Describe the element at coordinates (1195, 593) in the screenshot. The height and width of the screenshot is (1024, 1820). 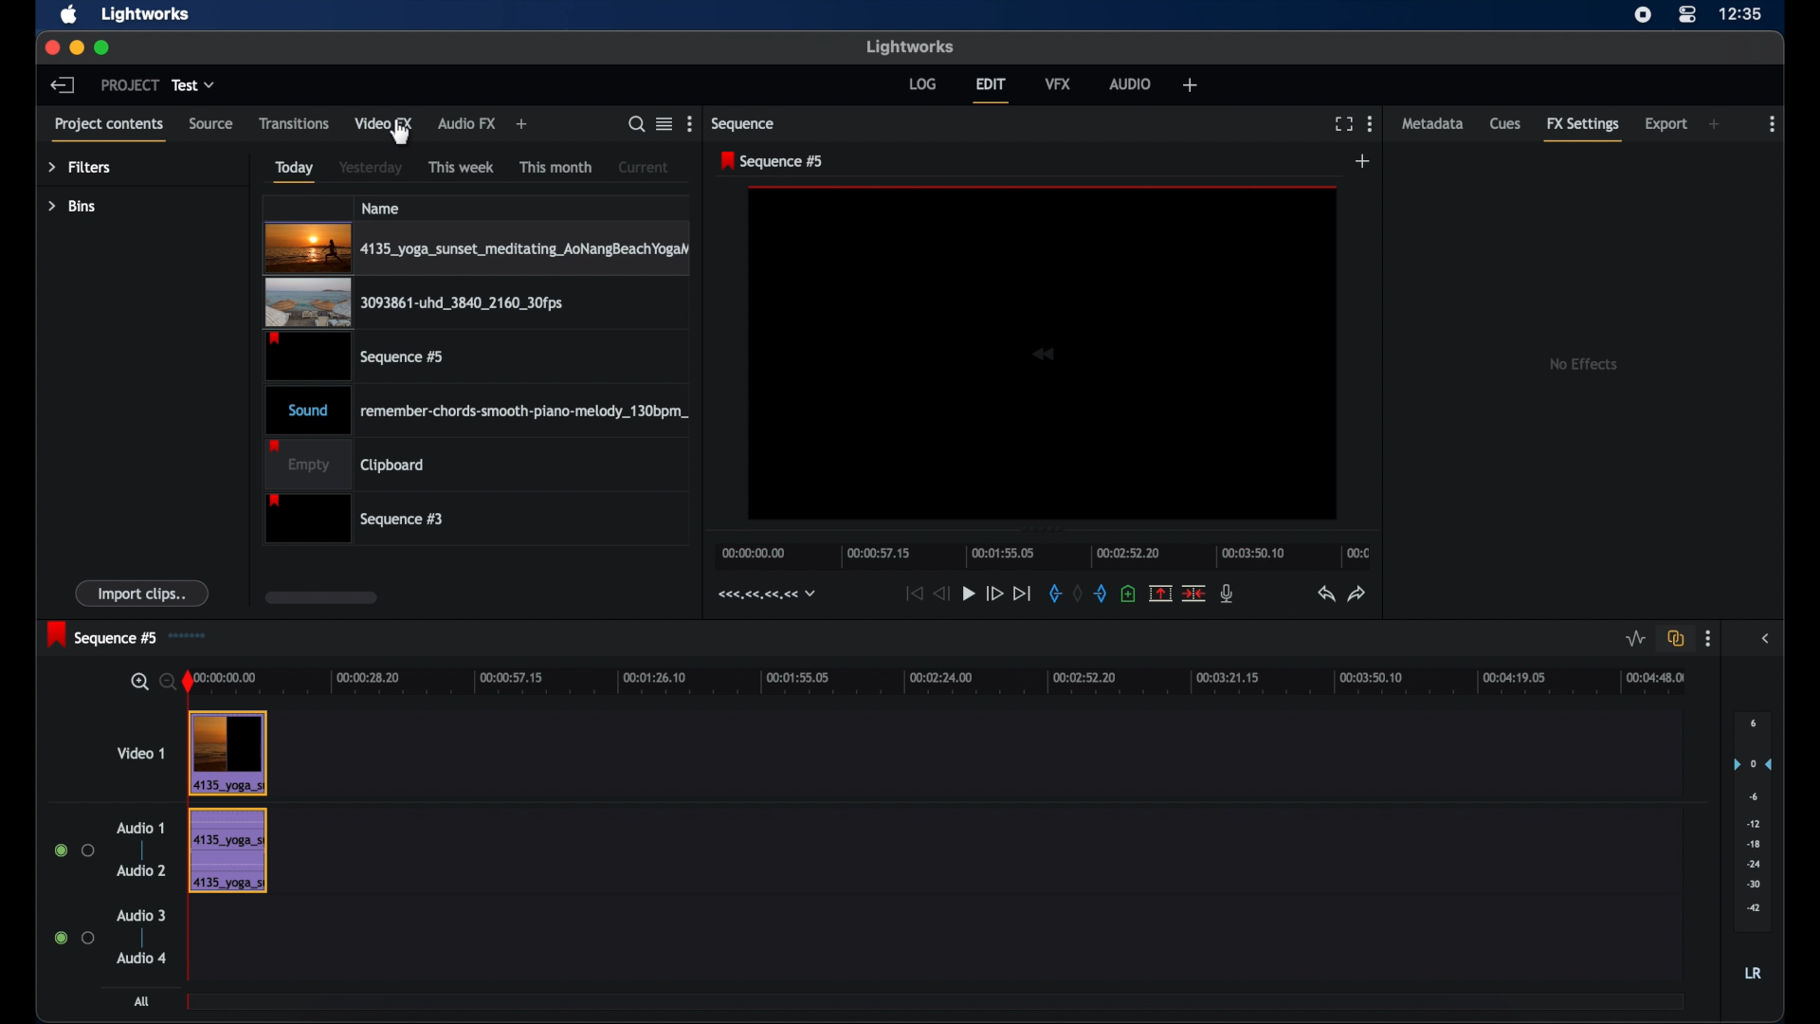
I see `delete cut` at that location.